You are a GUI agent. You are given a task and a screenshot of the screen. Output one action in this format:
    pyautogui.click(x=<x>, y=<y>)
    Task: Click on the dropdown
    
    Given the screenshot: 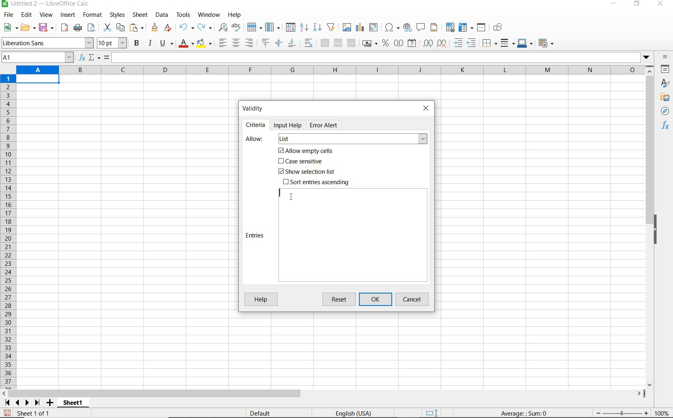 What is the action you would take?
    pyautogui.click(x=647, y=58)
    